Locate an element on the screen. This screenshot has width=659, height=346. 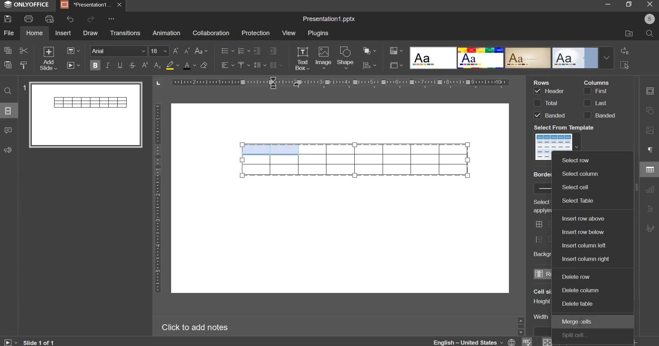
arrange object is located at coordinates (369, 50).